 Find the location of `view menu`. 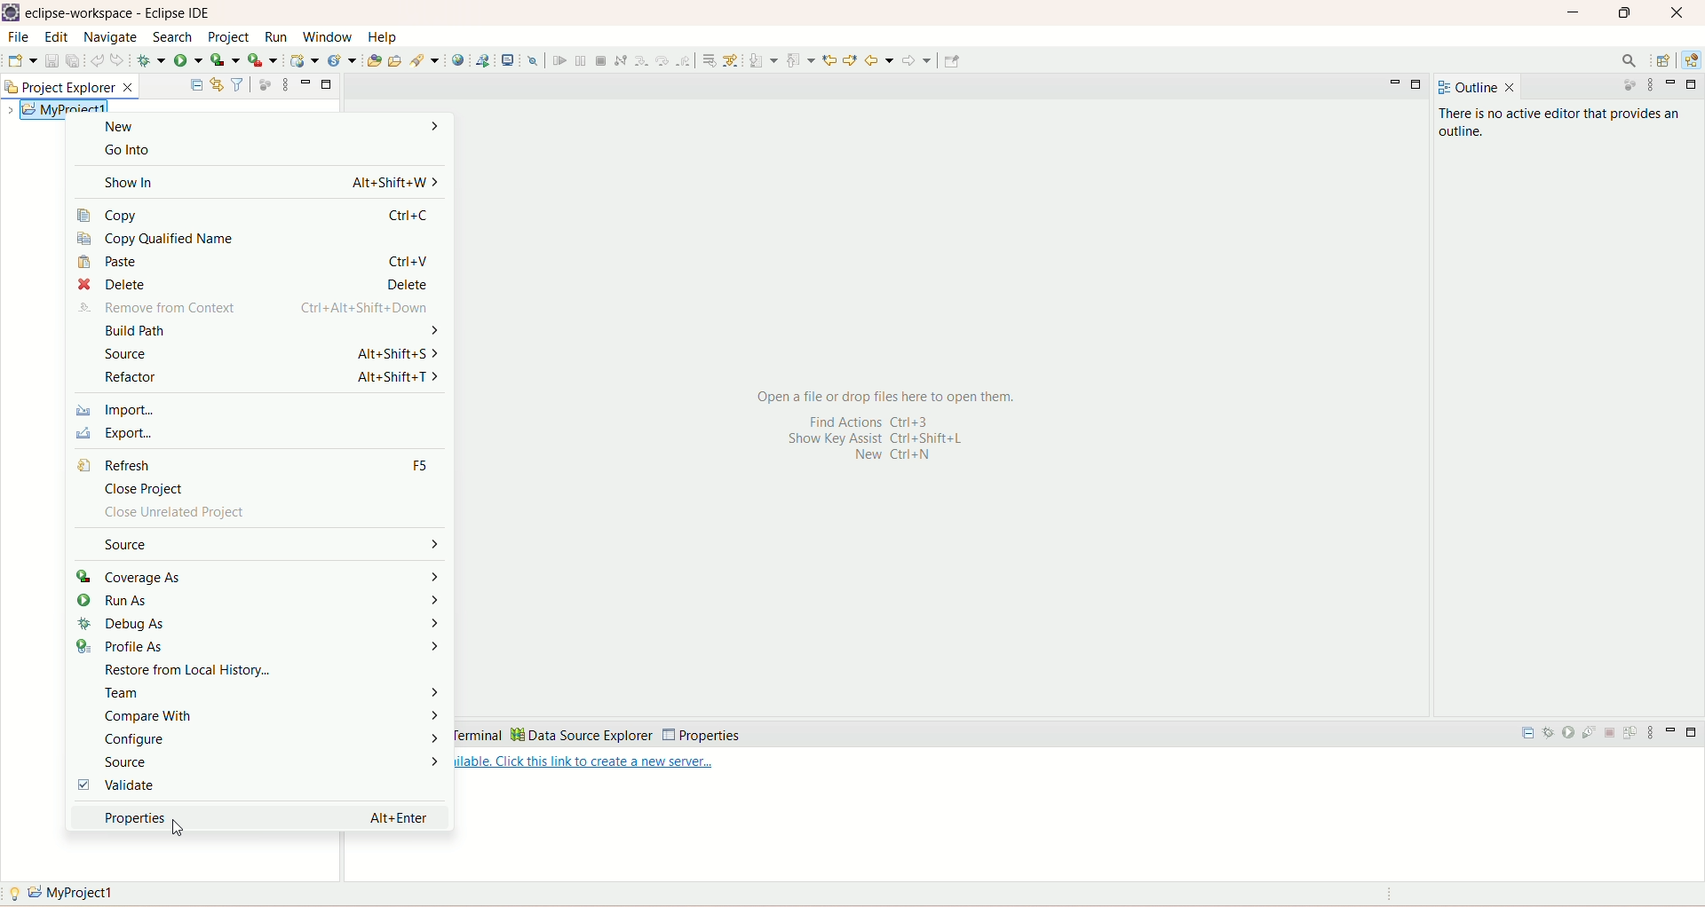

view menu is located at coordinates (283, 84).